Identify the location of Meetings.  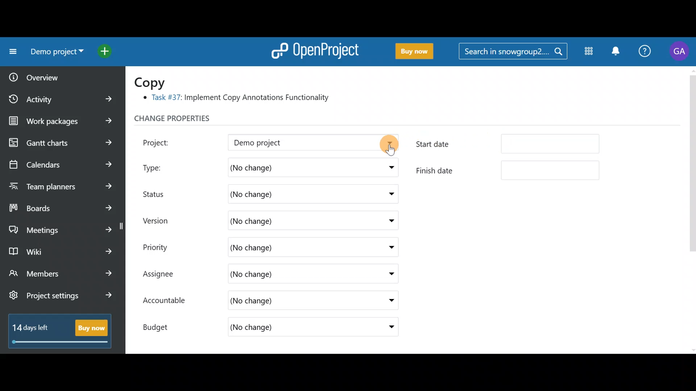
(61, 228).